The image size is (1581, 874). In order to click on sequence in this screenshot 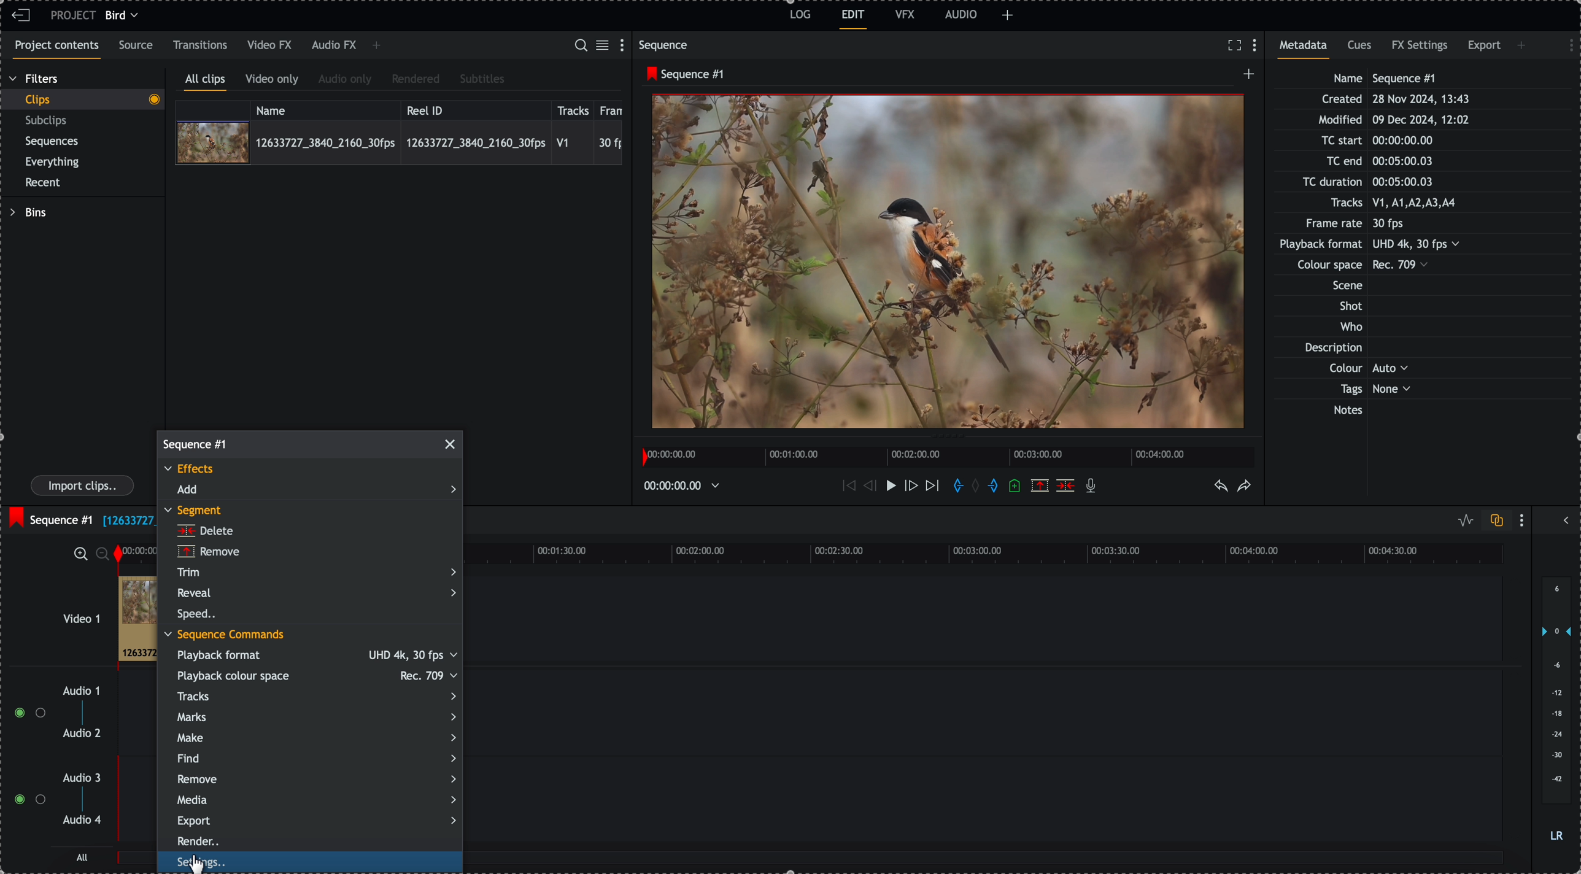, I will do `click(666, 45)`.